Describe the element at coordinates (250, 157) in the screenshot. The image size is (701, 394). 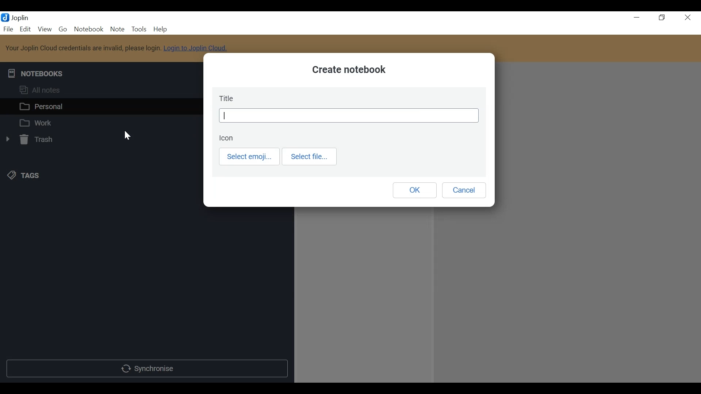
I see `Select emoji` at that location.